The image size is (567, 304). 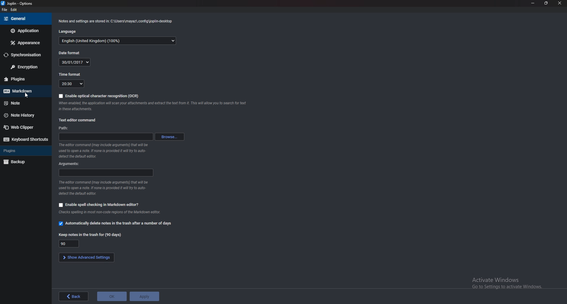 What do you see at coordinates (14, 11) in the screenshot?
I see `edit` at bounding box center [14, 11].